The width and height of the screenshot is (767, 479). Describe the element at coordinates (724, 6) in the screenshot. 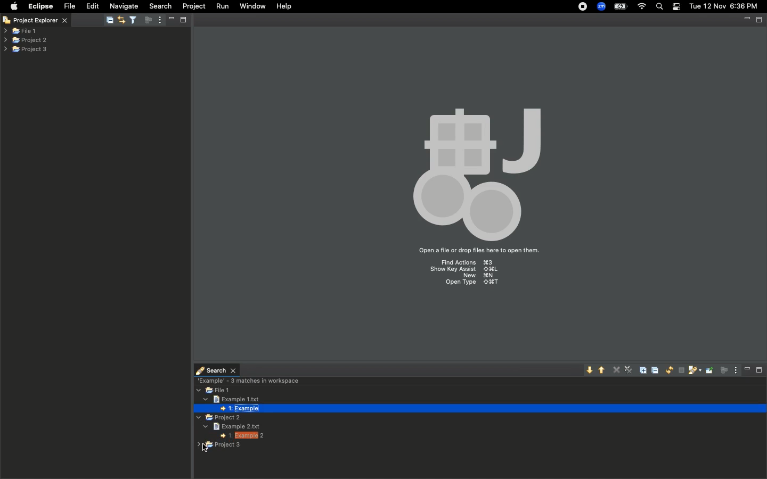

I see `Date/time` at that location.